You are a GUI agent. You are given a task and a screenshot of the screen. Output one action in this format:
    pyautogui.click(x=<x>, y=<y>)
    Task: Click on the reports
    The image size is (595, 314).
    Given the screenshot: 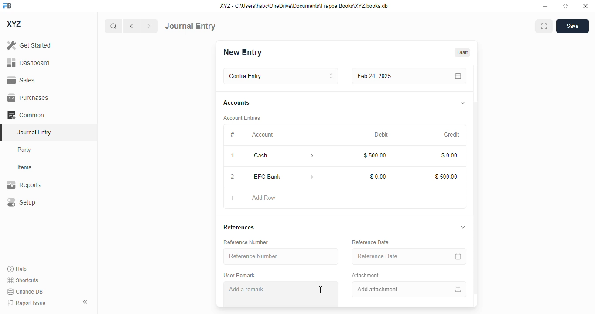 What is the action you would take?
    pyautogui.click(x=24, y=184)
    